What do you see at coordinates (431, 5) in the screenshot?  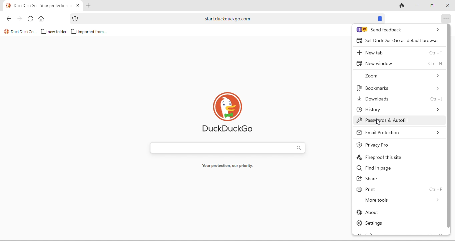 I see `maximize` at bounding box center [431, 5].